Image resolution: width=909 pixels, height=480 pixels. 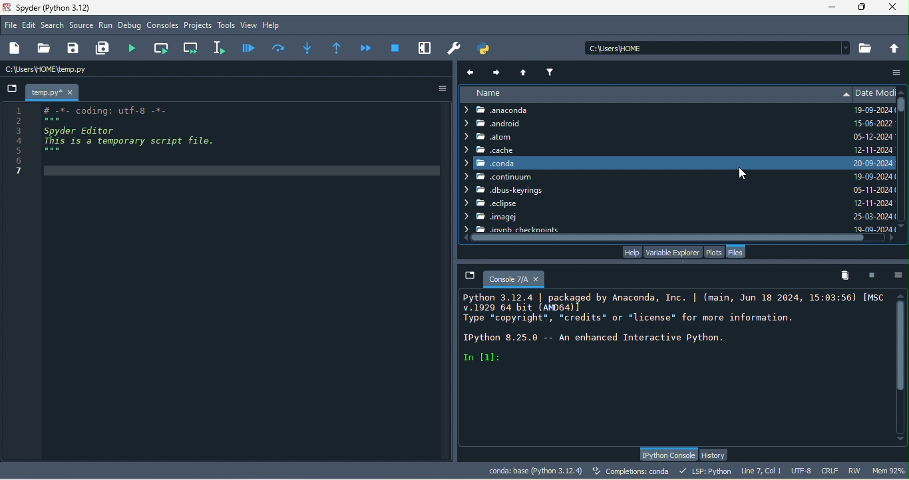 What do you see at coordinates (654, 163) in the screenshot?
I see `conda` at bounding box center [654, 163].